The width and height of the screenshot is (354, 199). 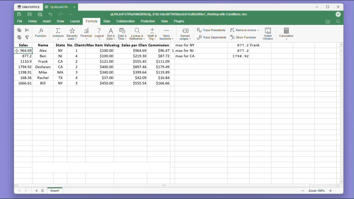 What do you see at coordinates (28, 37) in the screenshot?
I see `format painter` at bounding box center [28, 37].